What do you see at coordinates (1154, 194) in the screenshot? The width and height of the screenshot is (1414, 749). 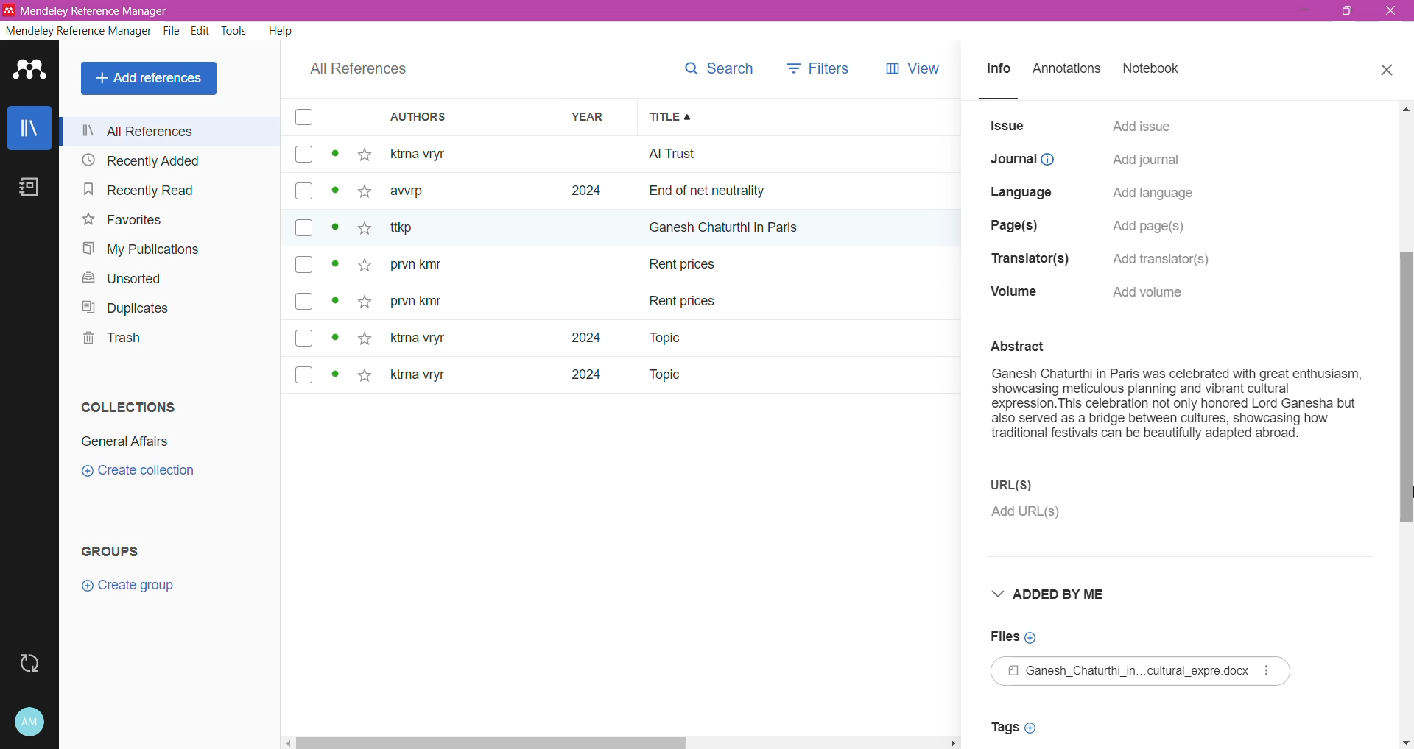 I see `Click to Add Language` at bounding box center [1154, 194].